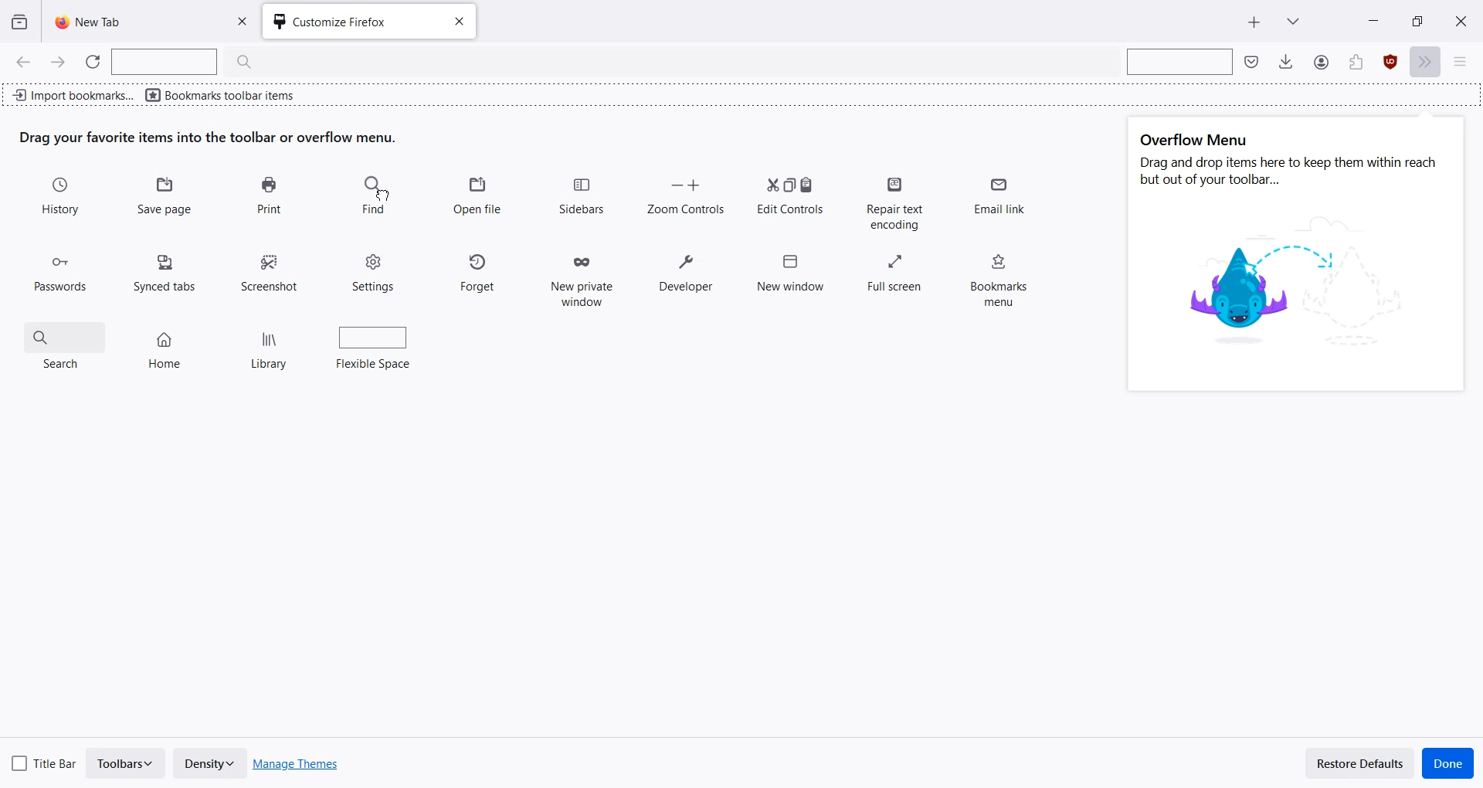  Describe the element at coordinates (167, 344) in the screenshot. I see `Home` at that location.